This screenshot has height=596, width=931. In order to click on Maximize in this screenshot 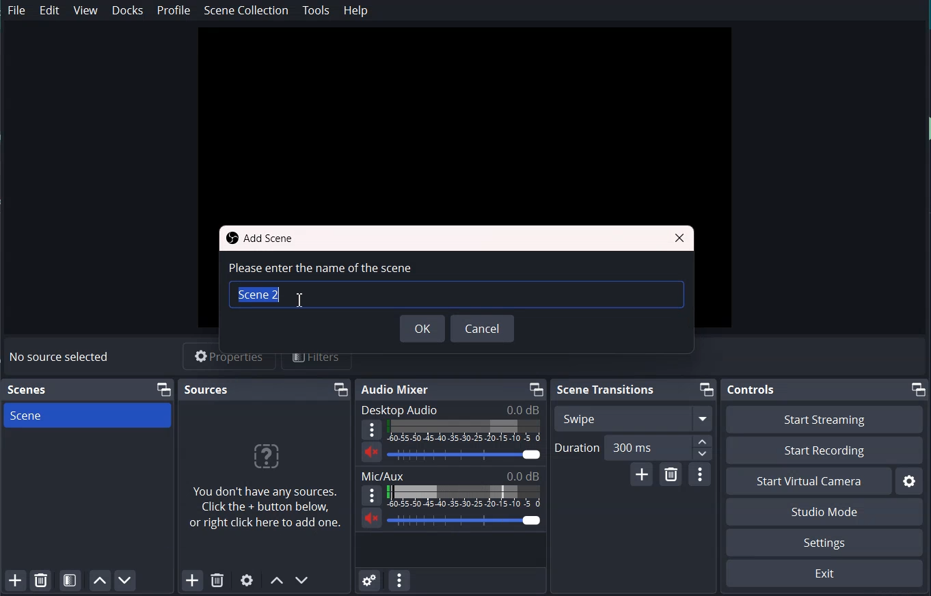, I will do `click(535, 389)`.